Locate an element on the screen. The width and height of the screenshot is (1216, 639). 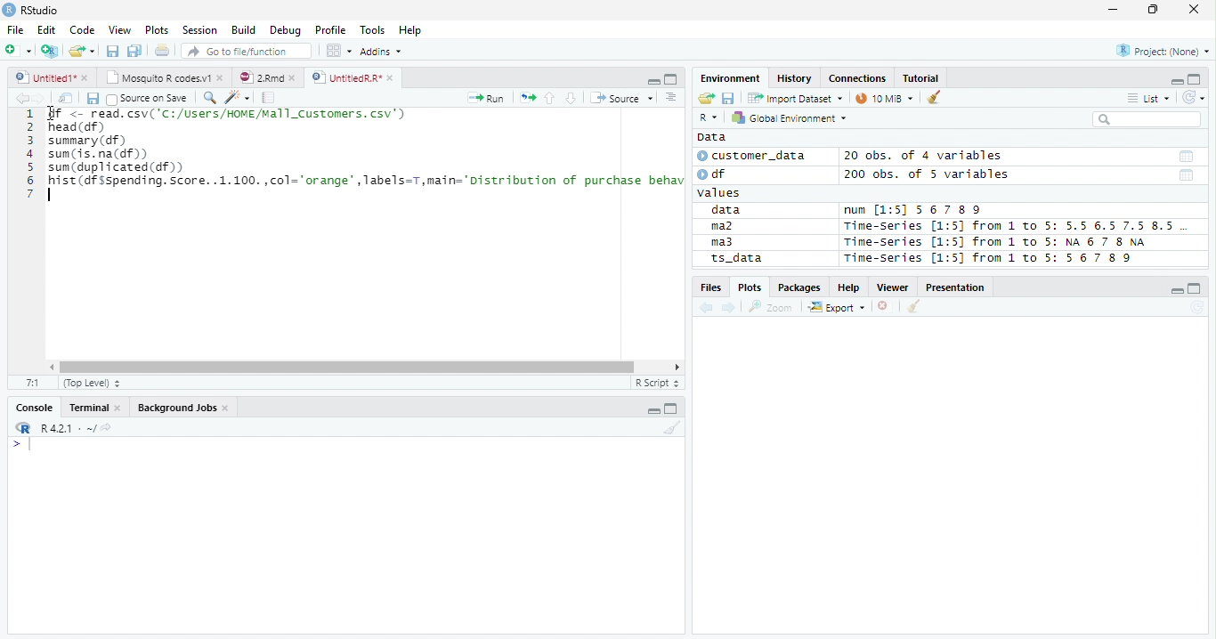
R script is located at coordinates (656, 383).